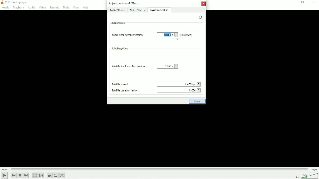  Describe the element at coordinates (5, 169) in the screenshot. I see `Elapsed time` at that location.